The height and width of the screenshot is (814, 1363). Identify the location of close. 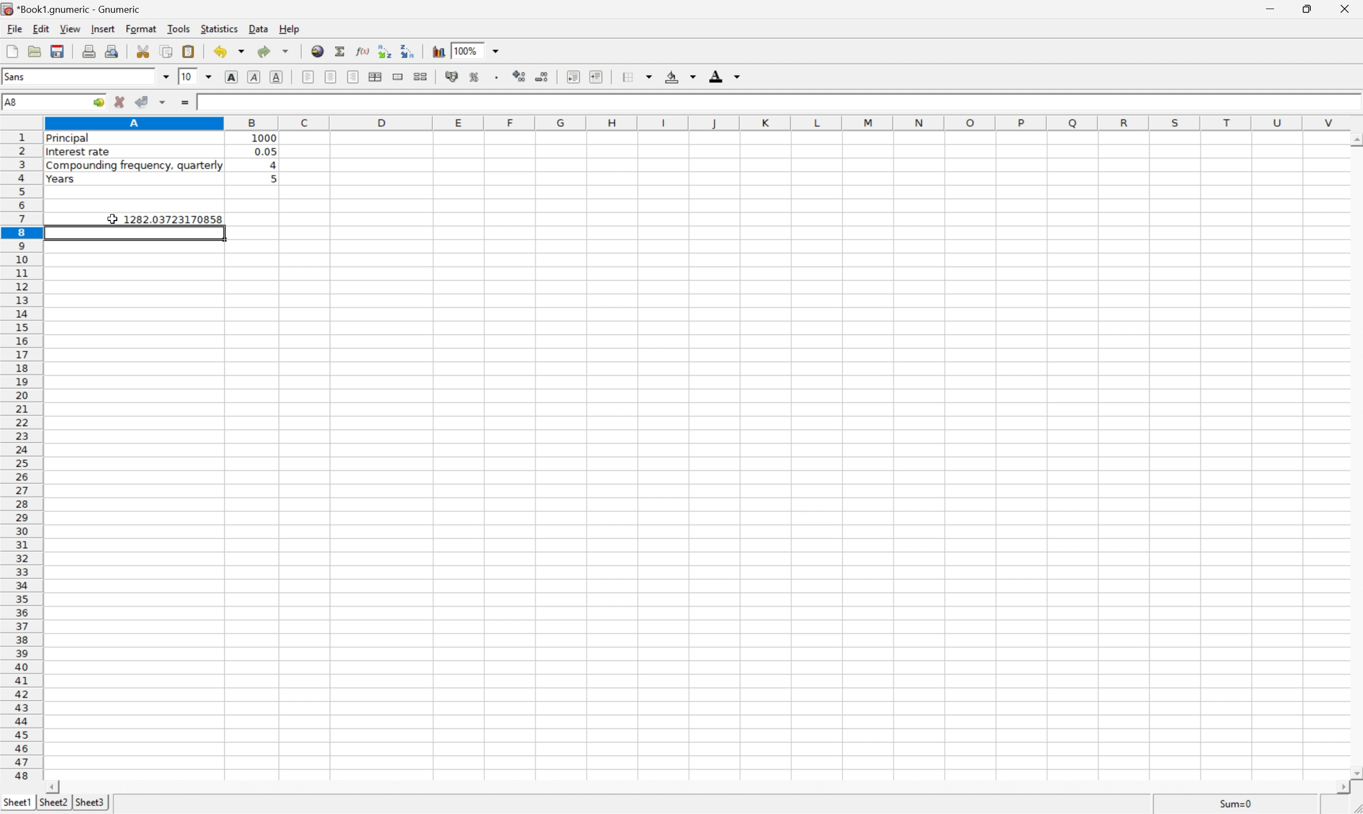
(1349, 9).